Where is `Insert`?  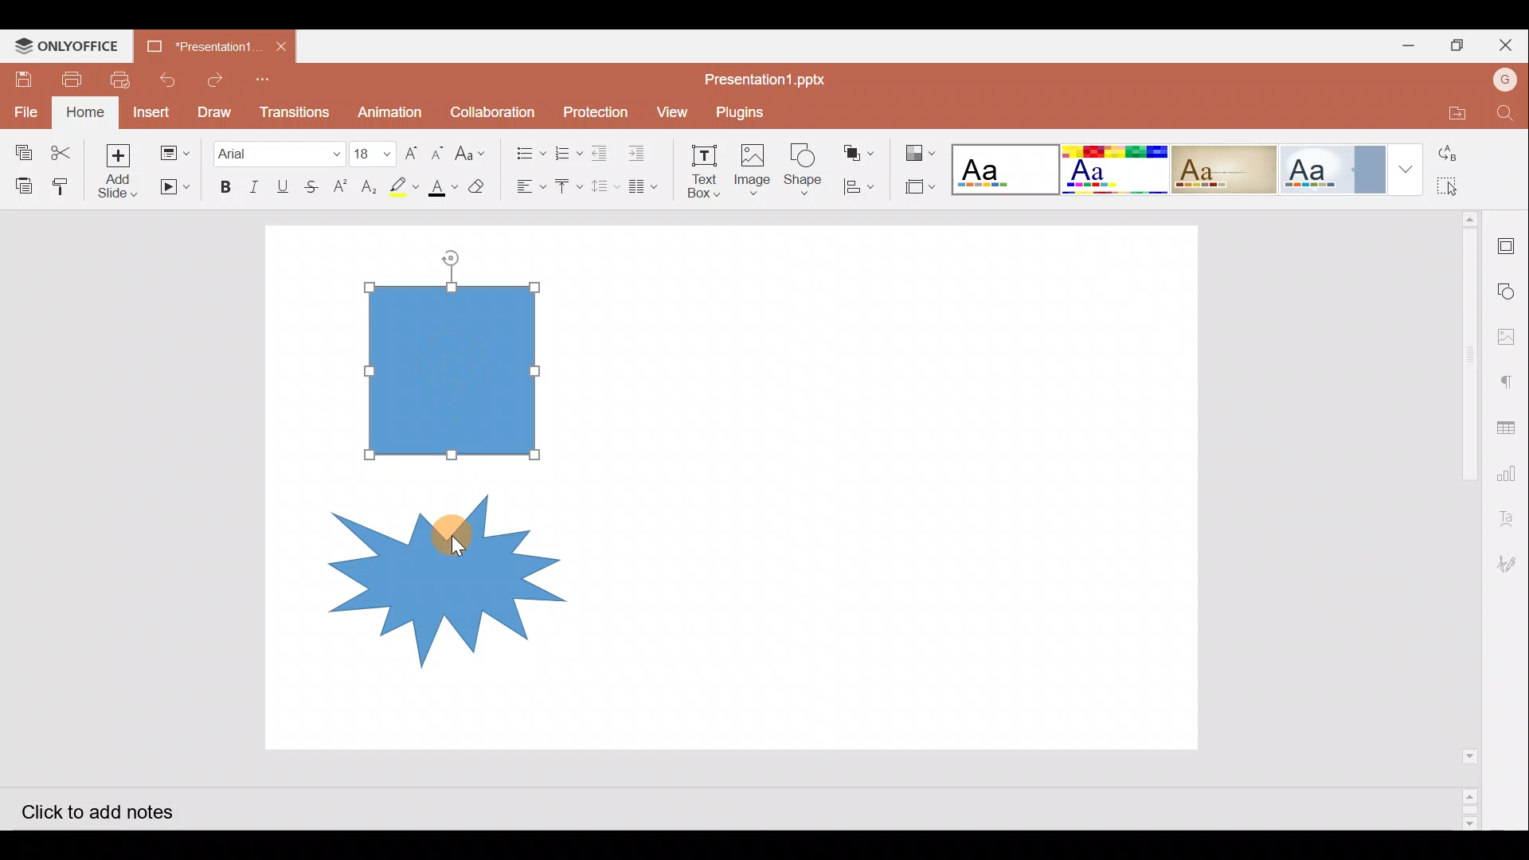
Insert is located at coordinates (154, 111).